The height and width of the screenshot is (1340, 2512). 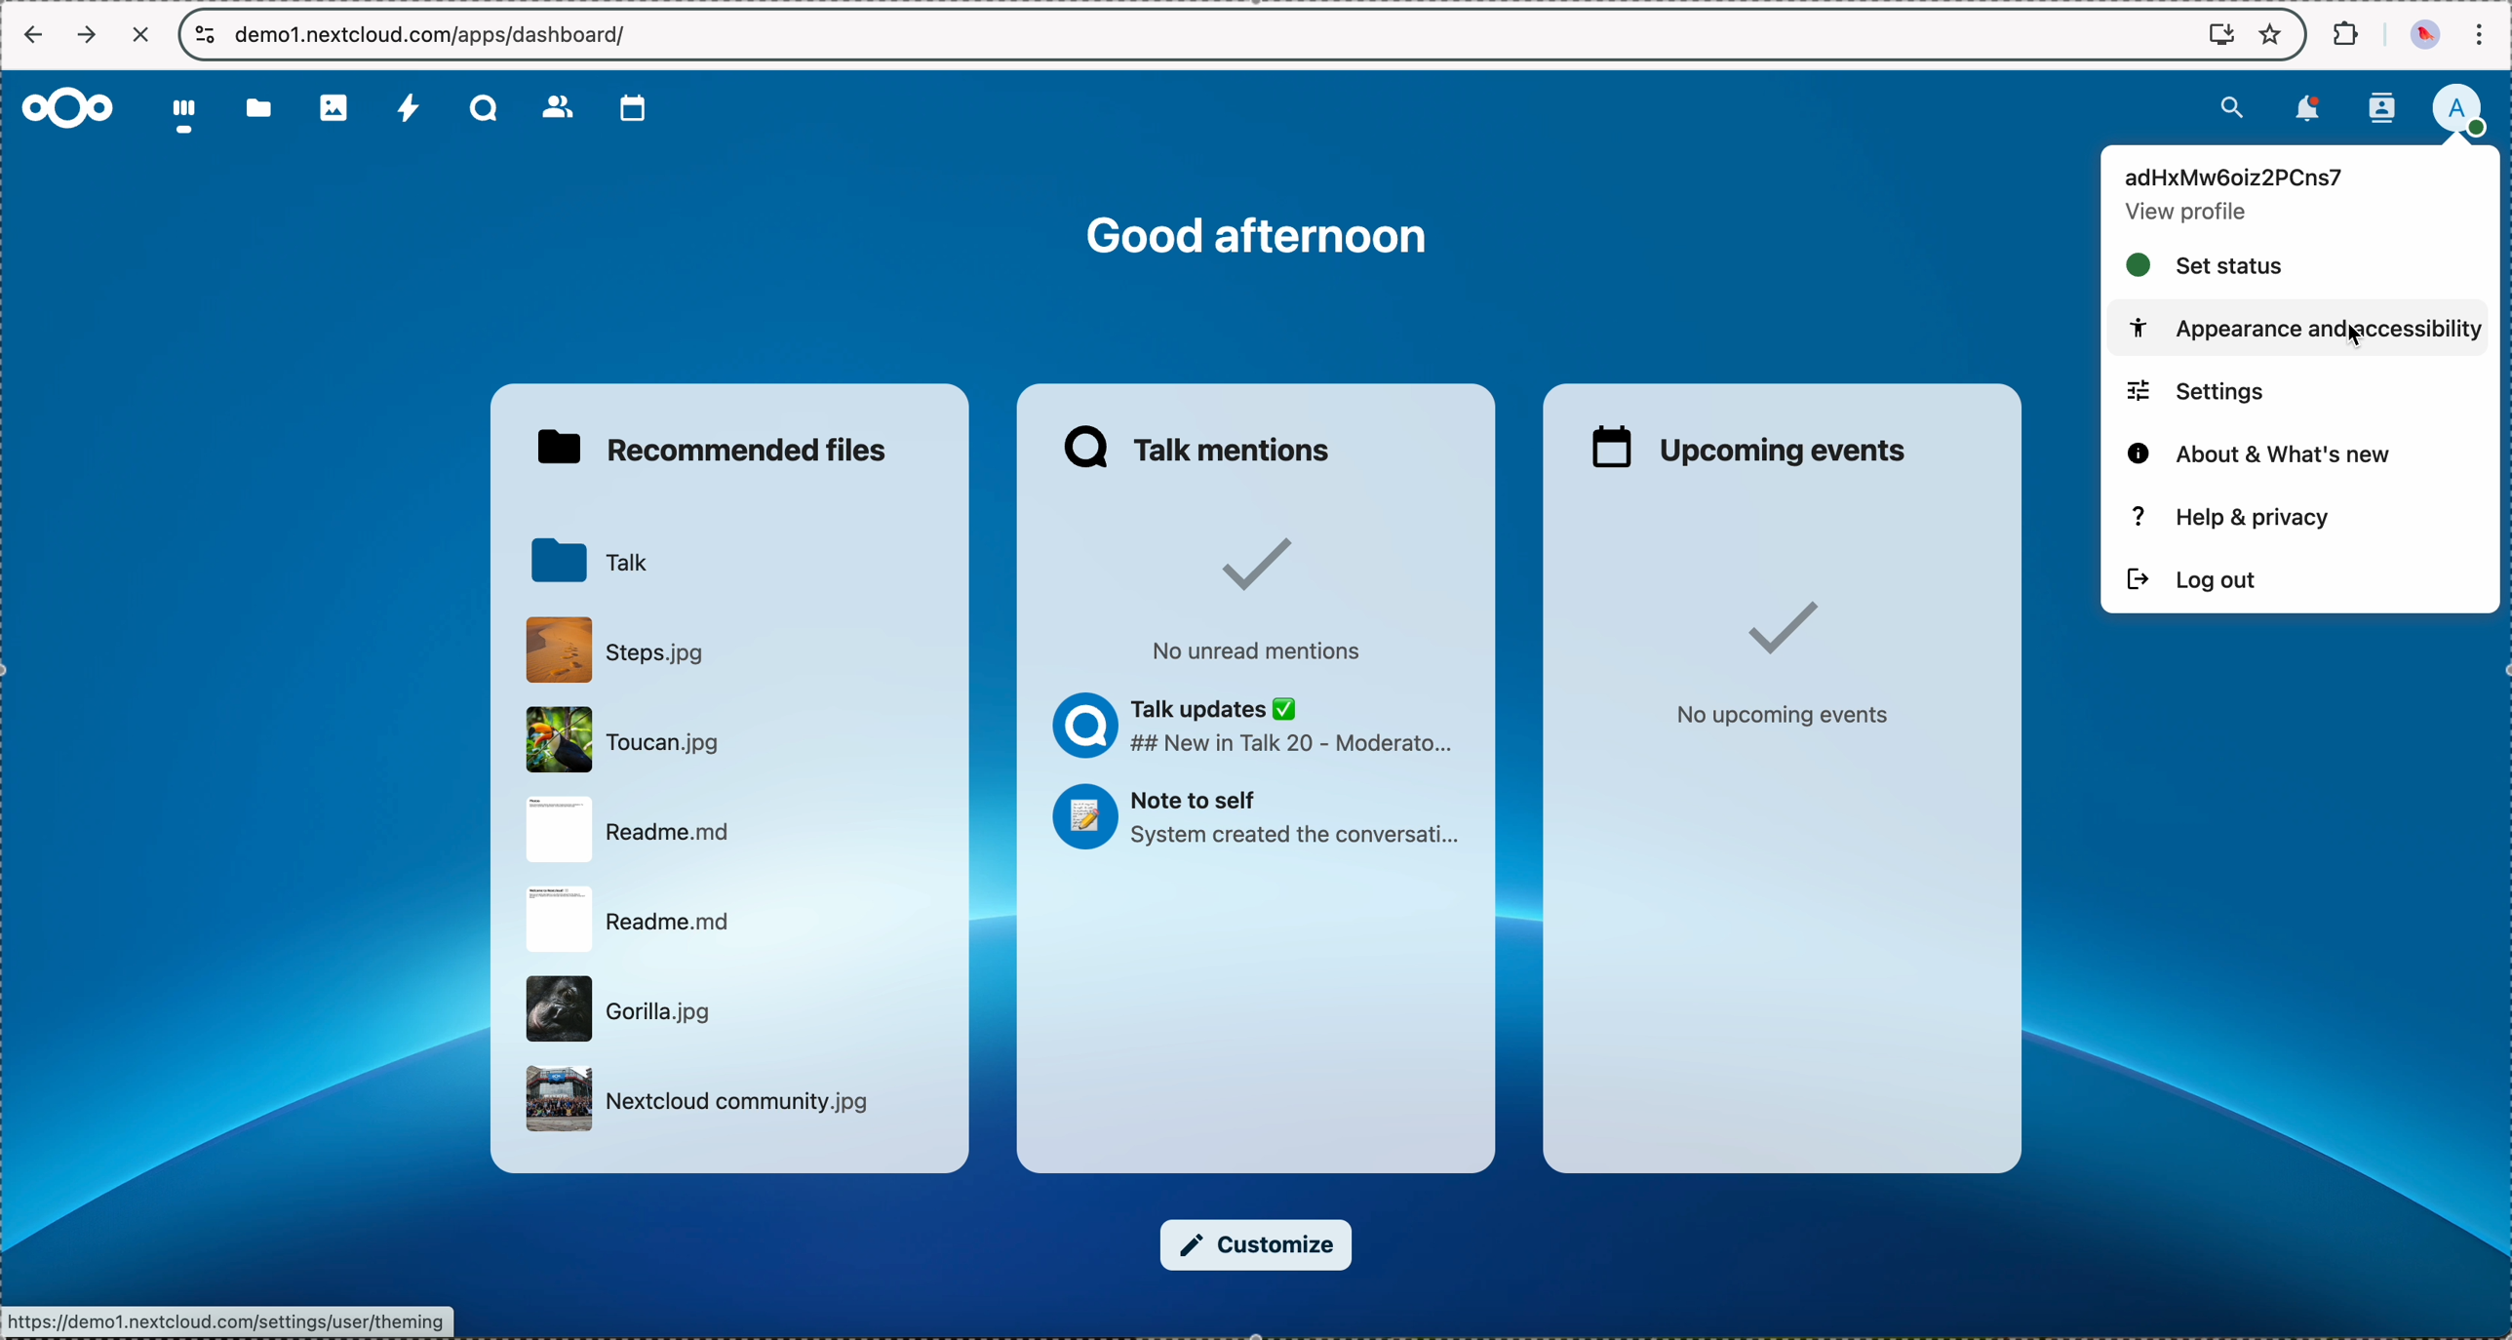 I want to click on calendar, so click(x=625, y=108).